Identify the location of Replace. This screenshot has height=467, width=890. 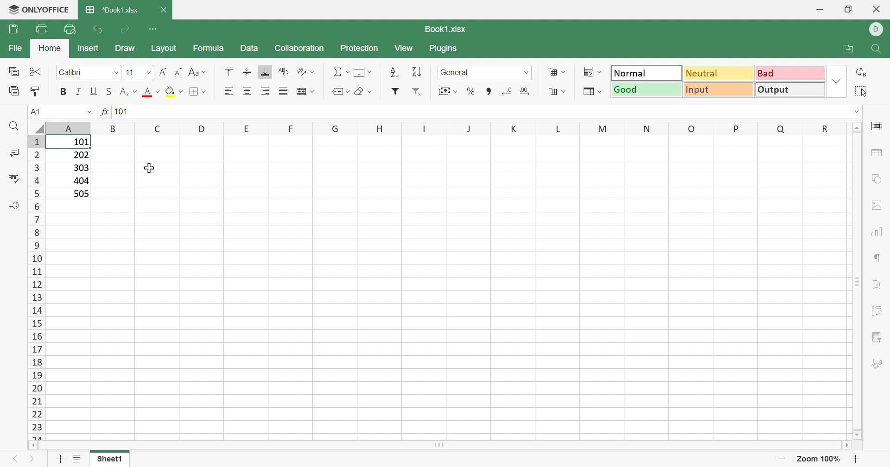
(863, 72).